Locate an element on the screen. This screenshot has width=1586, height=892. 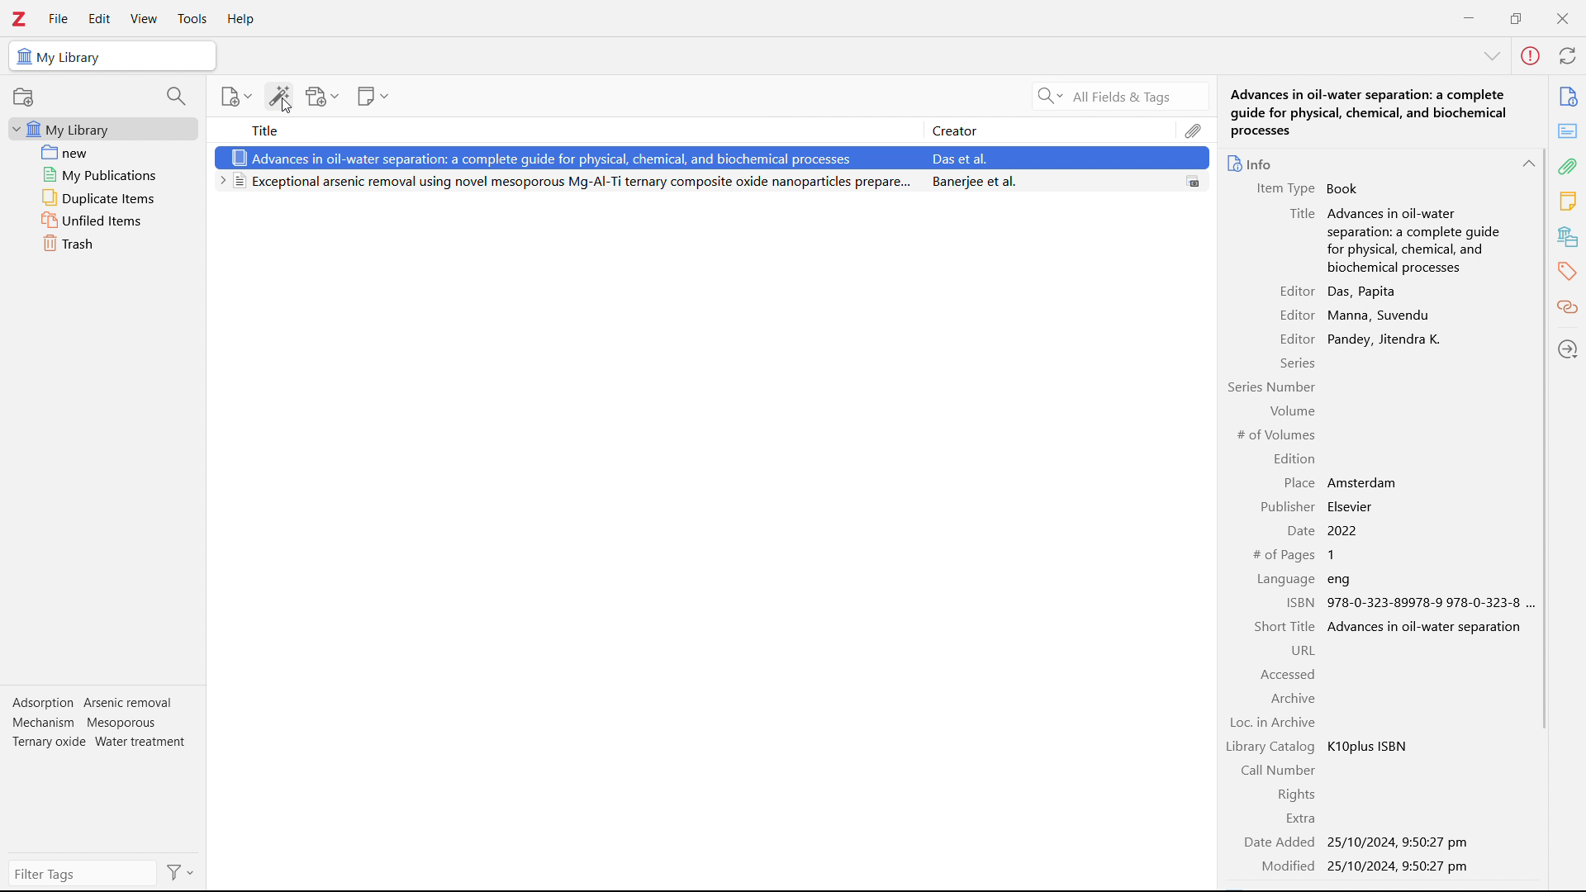
book is located at coordinates (1346, 188).